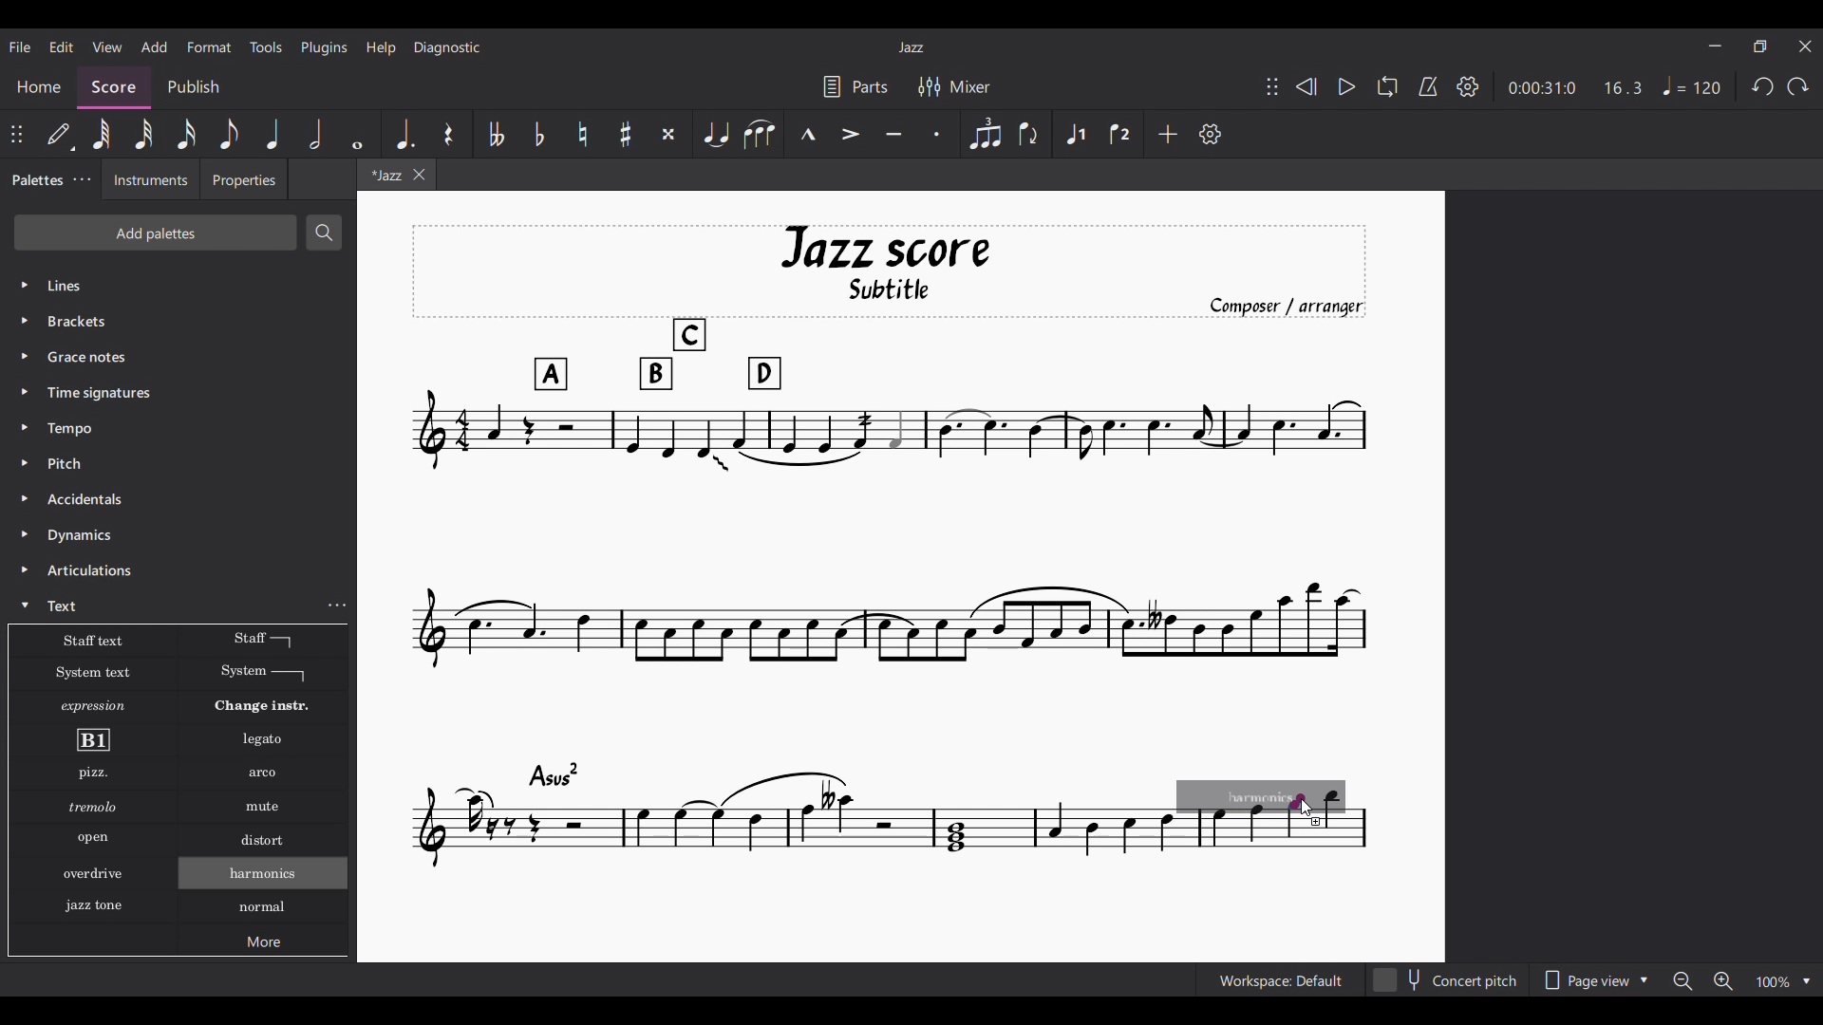  I want to click on Collapse, so click(25, 605).